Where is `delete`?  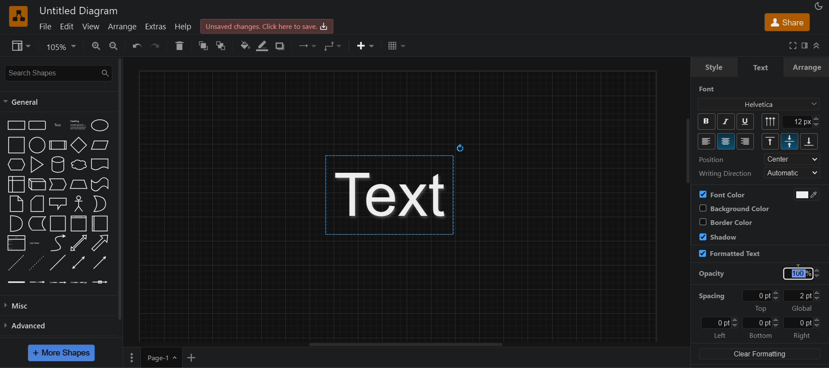
delete is located at coordinates (180, 45).